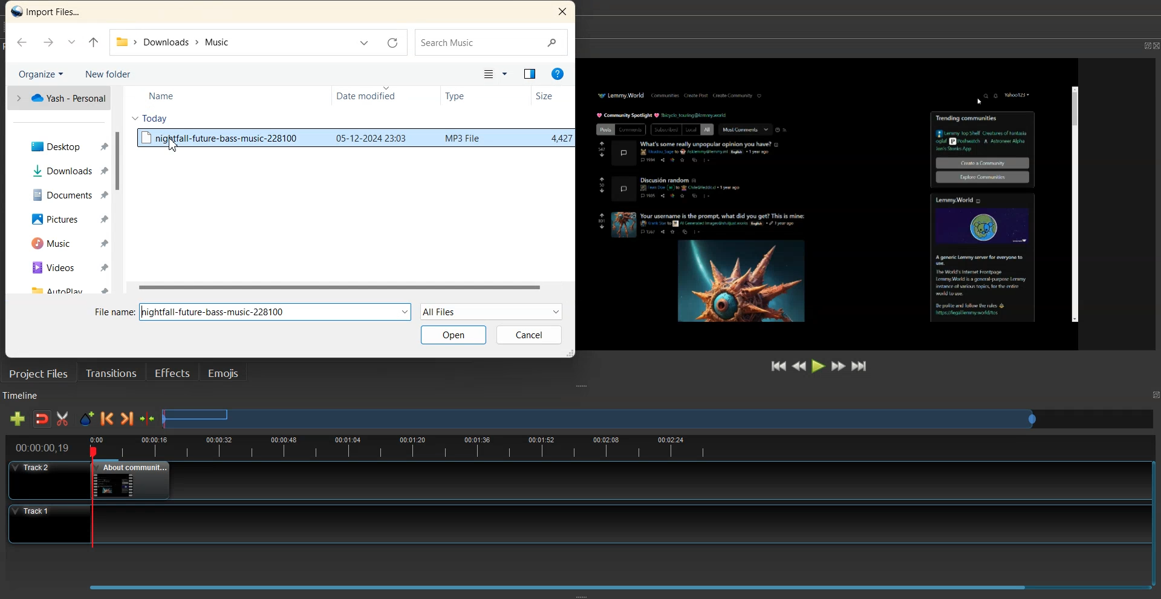 The image size is (1161, 599). What do you see at coordinates (57, 145) in the screenshot?
I see `Desktop` at bounding box center [57, 145].